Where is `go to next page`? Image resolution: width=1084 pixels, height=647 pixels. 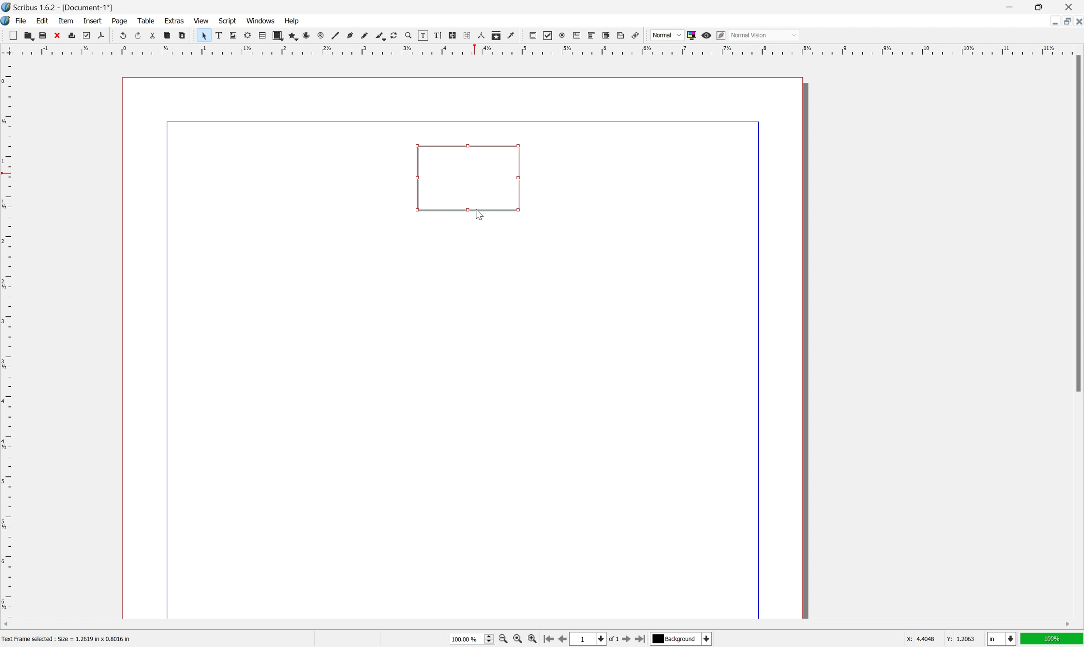 go to next page is located at coordinates (625, 640).